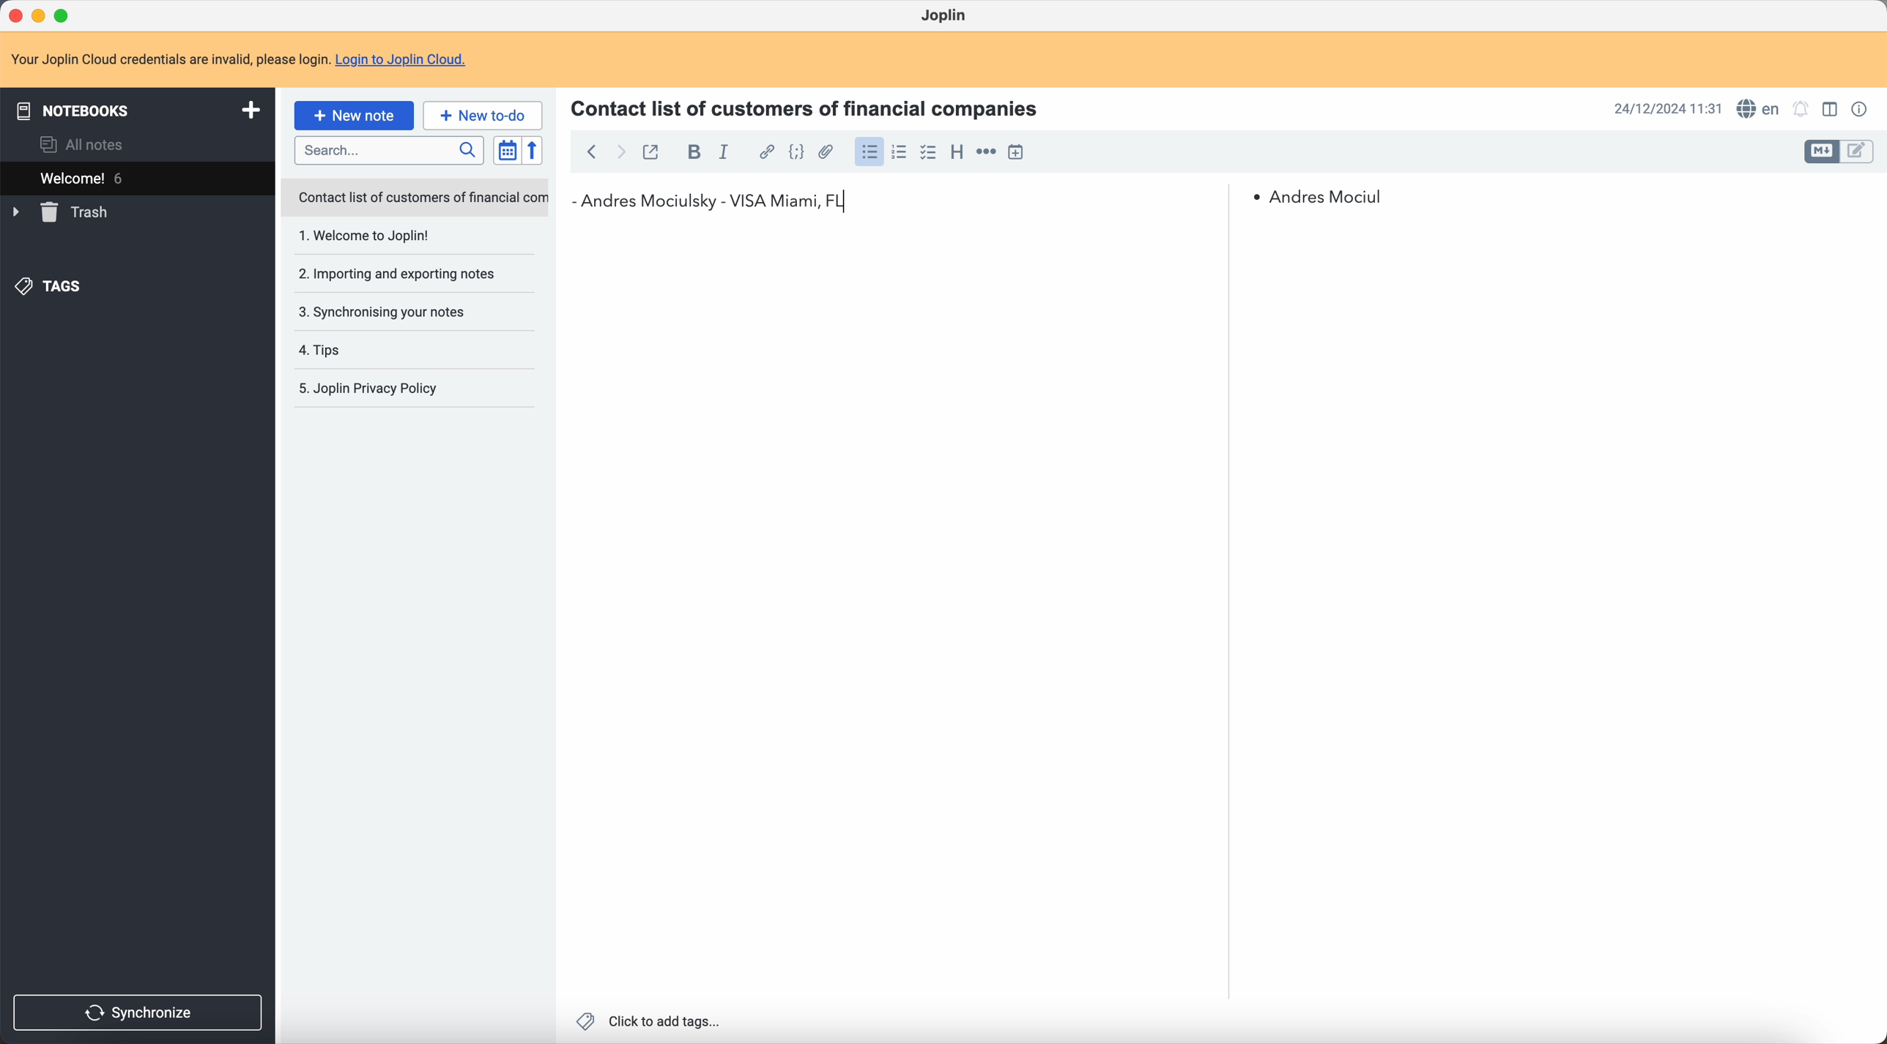 This screenshot has height=1044, width=1887. Describe the element at coordinates (692, 152) in the screenshot. I see `bold` at that location.